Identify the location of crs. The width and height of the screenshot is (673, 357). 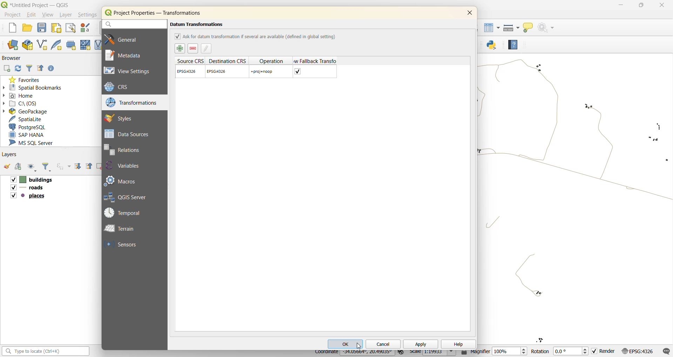
(639, 351).